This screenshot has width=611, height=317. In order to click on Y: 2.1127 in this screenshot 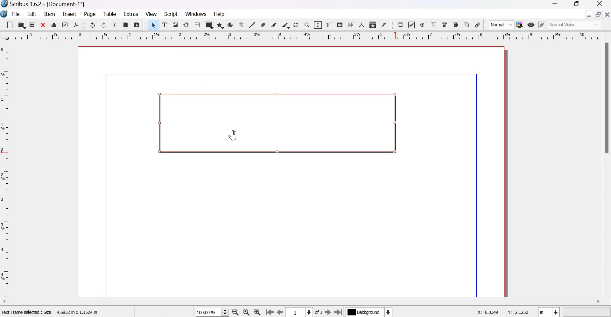, I will do `click(517, 311)`.